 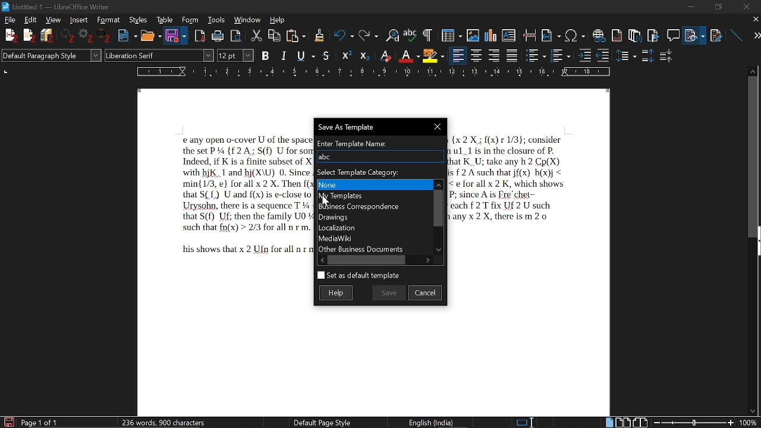 I want to click on Ruler, so click(x=376, y=71).